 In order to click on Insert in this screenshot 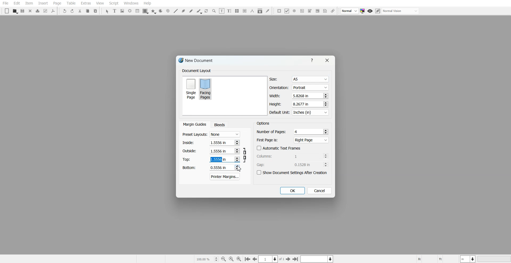, I will do `click(43, 3)`.